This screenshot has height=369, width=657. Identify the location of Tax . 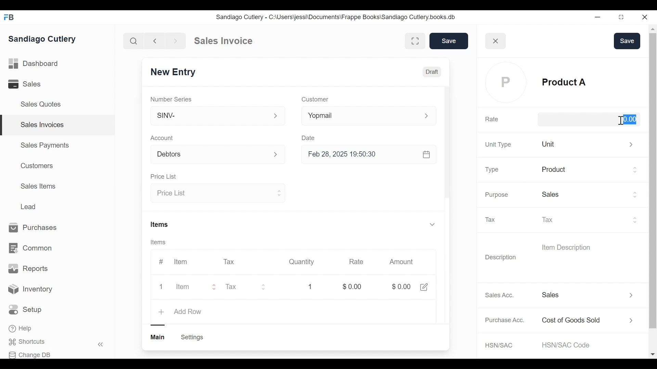
(249, 286).